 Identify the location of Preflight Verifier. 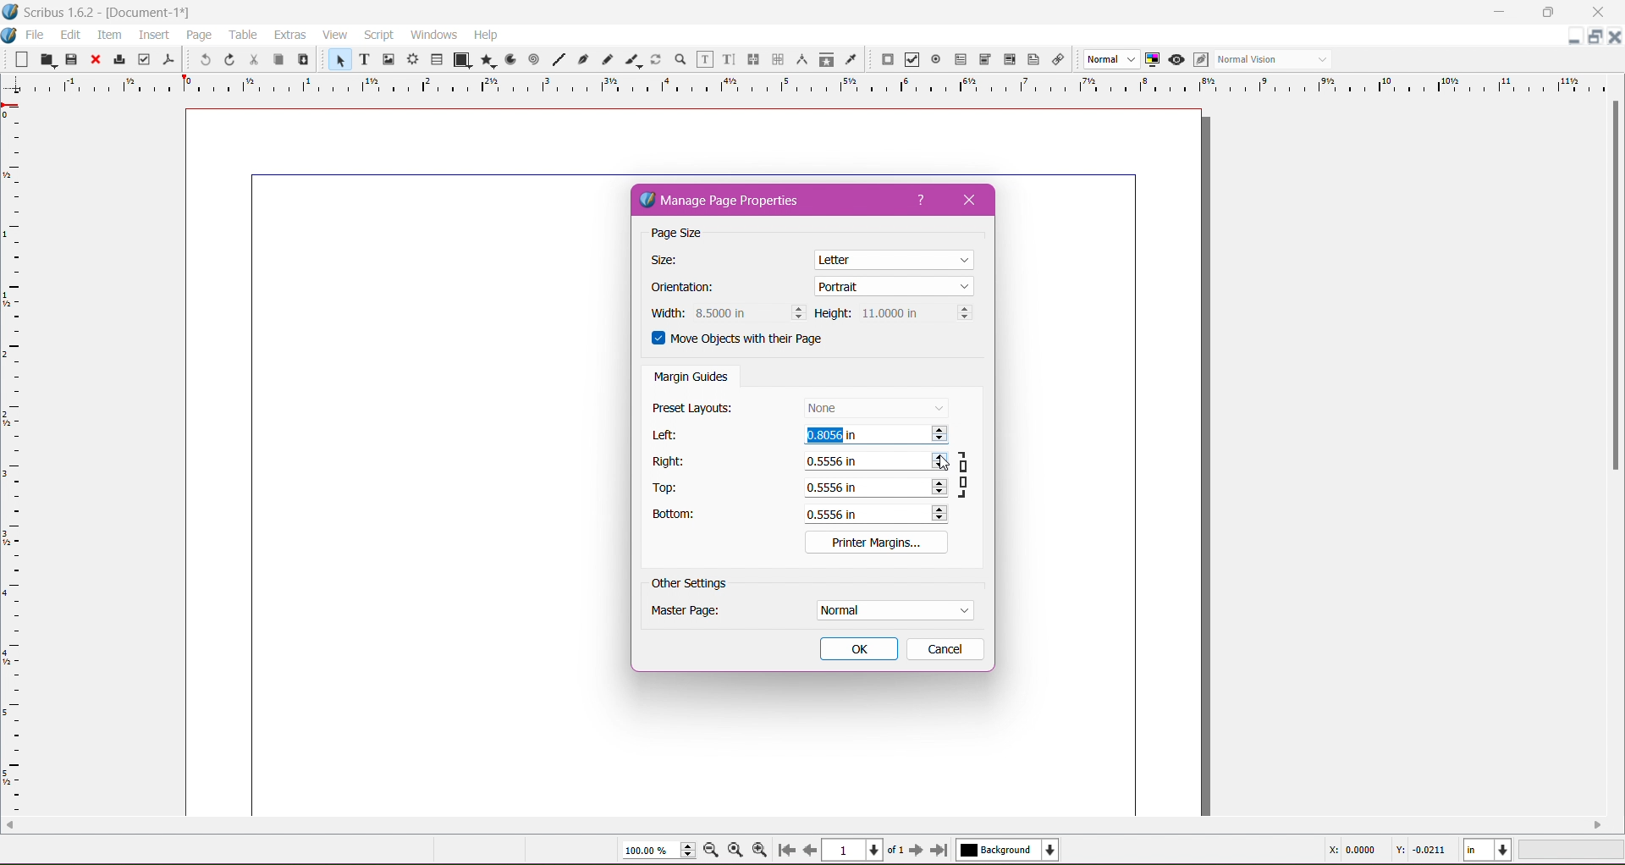
(144, 59).